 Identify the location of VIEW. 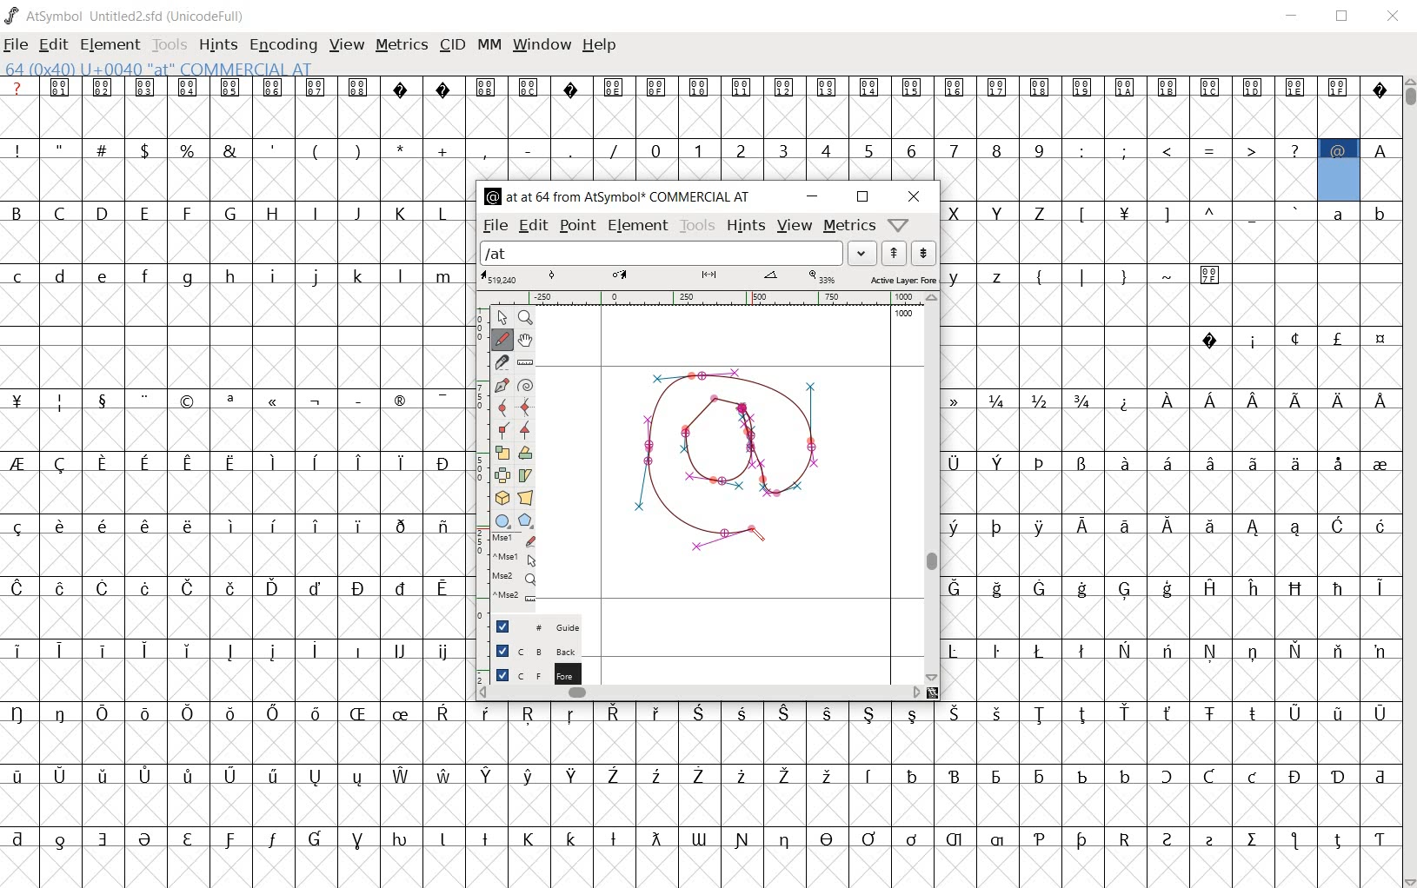
(347, 48).